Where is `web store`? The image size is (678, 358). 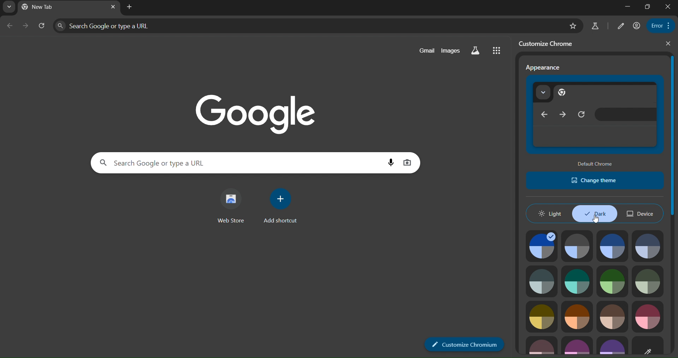 web store is located at coordinates (233, 206).